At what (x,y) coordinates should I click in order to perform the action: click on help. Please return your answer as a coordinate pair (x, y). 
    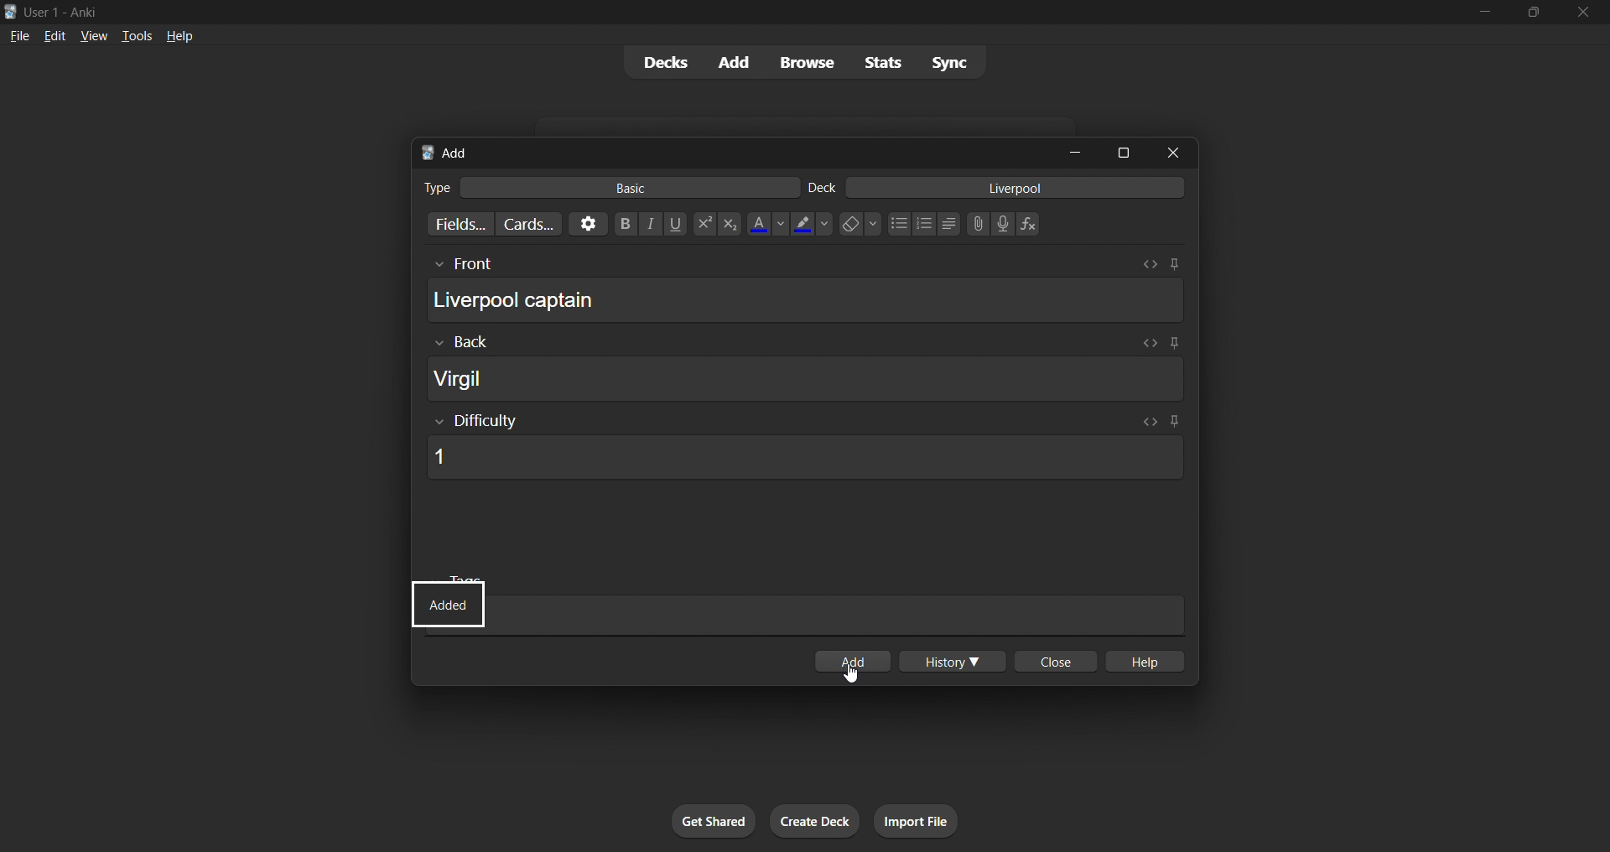
    Looking at the image, I should click on (1143, 661).